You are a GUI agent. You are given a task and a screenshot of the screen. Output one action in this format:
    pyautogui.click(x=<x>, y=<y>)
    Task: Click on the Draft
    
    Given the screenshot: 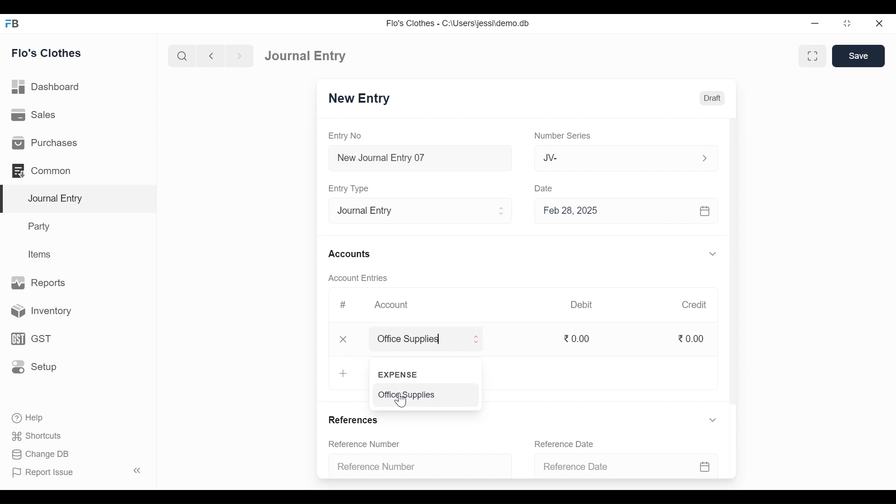 What is the action you would take?
    pyautogui.click(x=710, y=98)
    